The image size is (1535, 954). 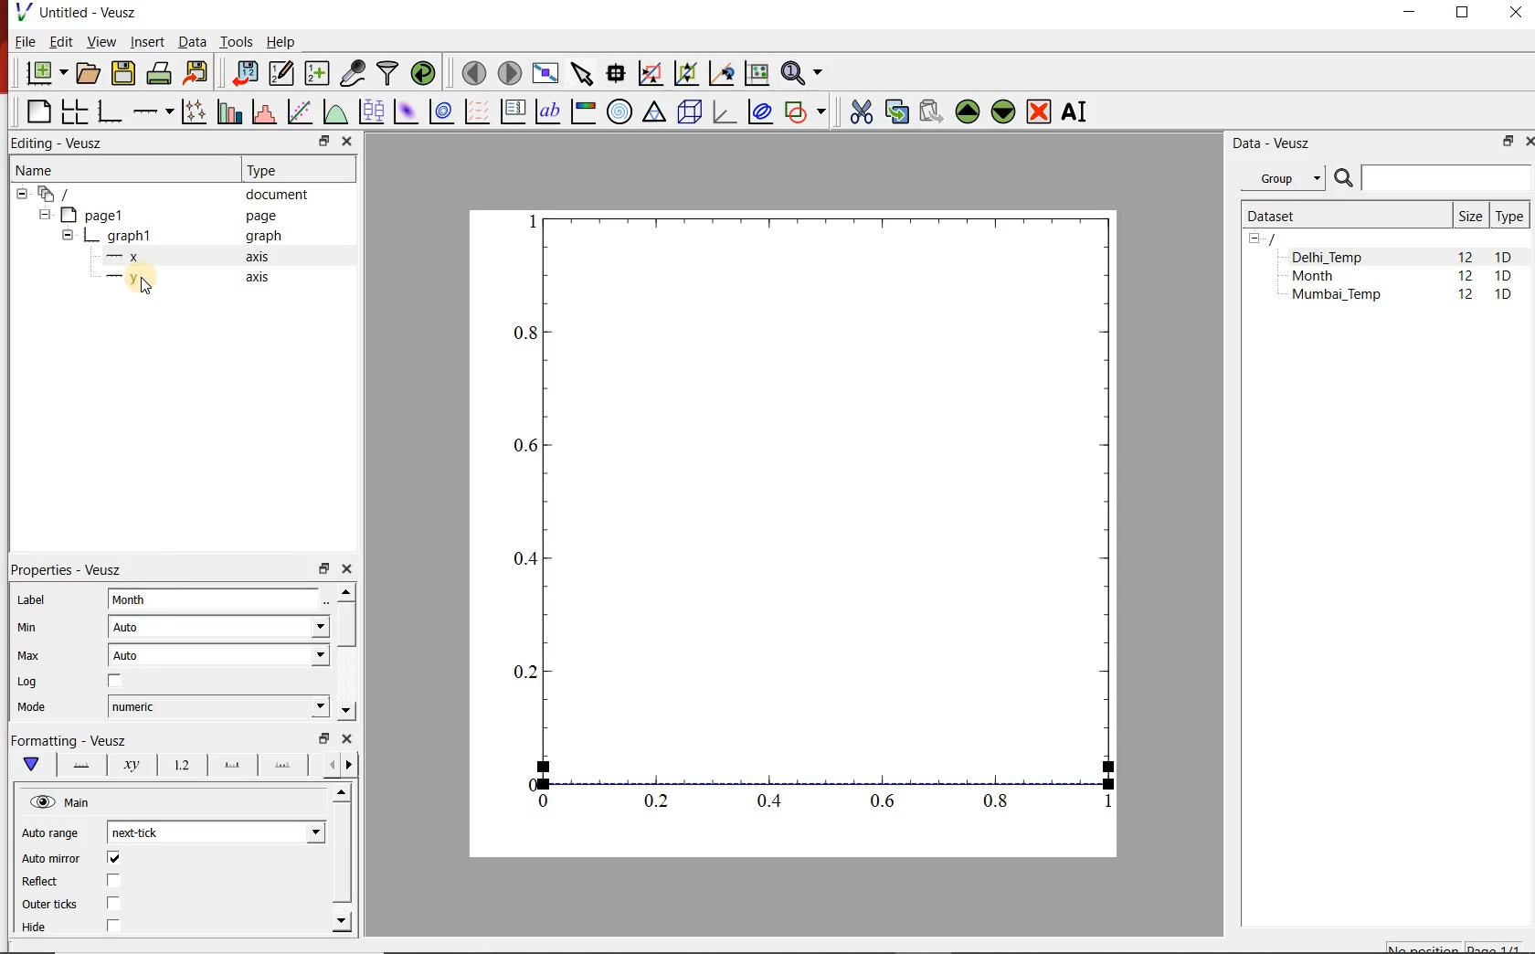 What do you see at coordinates (1465, 256) in the screenshot?
I see `12` at bounding box center [1465, 256].